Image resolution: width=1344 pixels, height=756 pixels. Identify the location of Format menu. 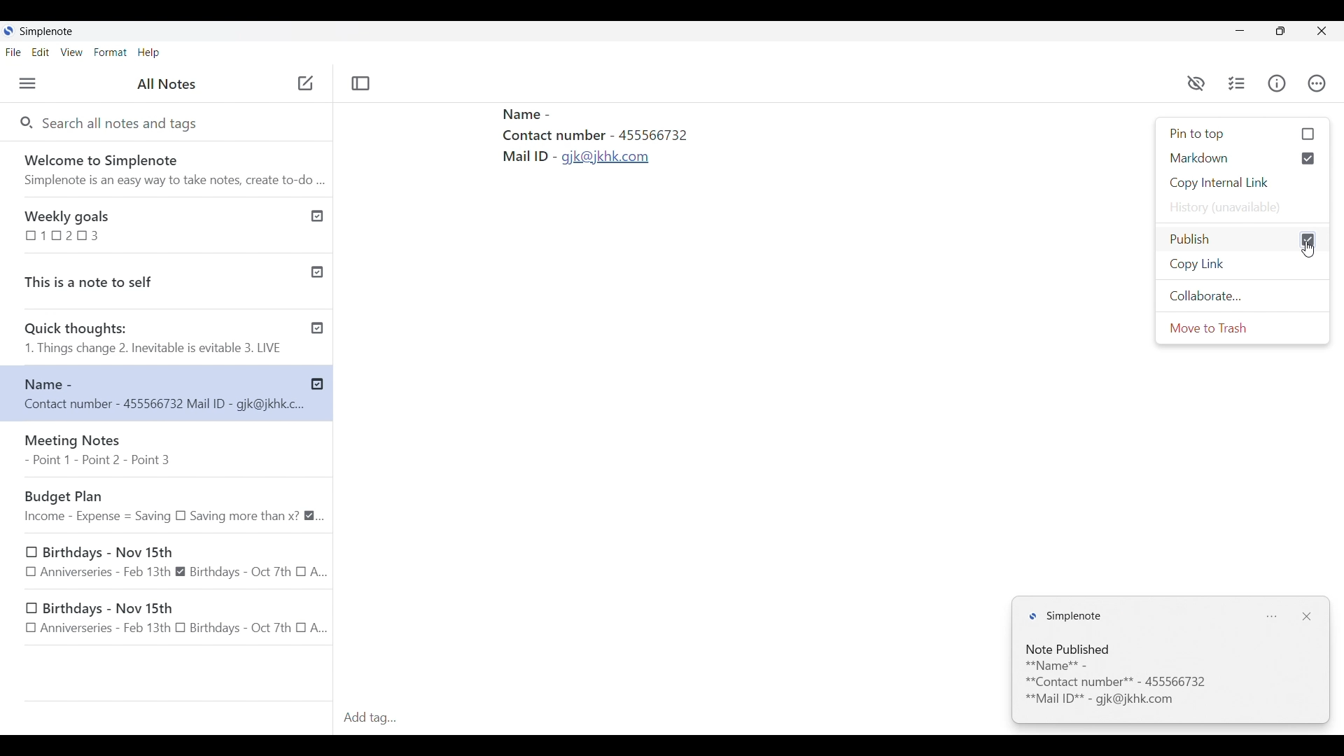
(110, 52).